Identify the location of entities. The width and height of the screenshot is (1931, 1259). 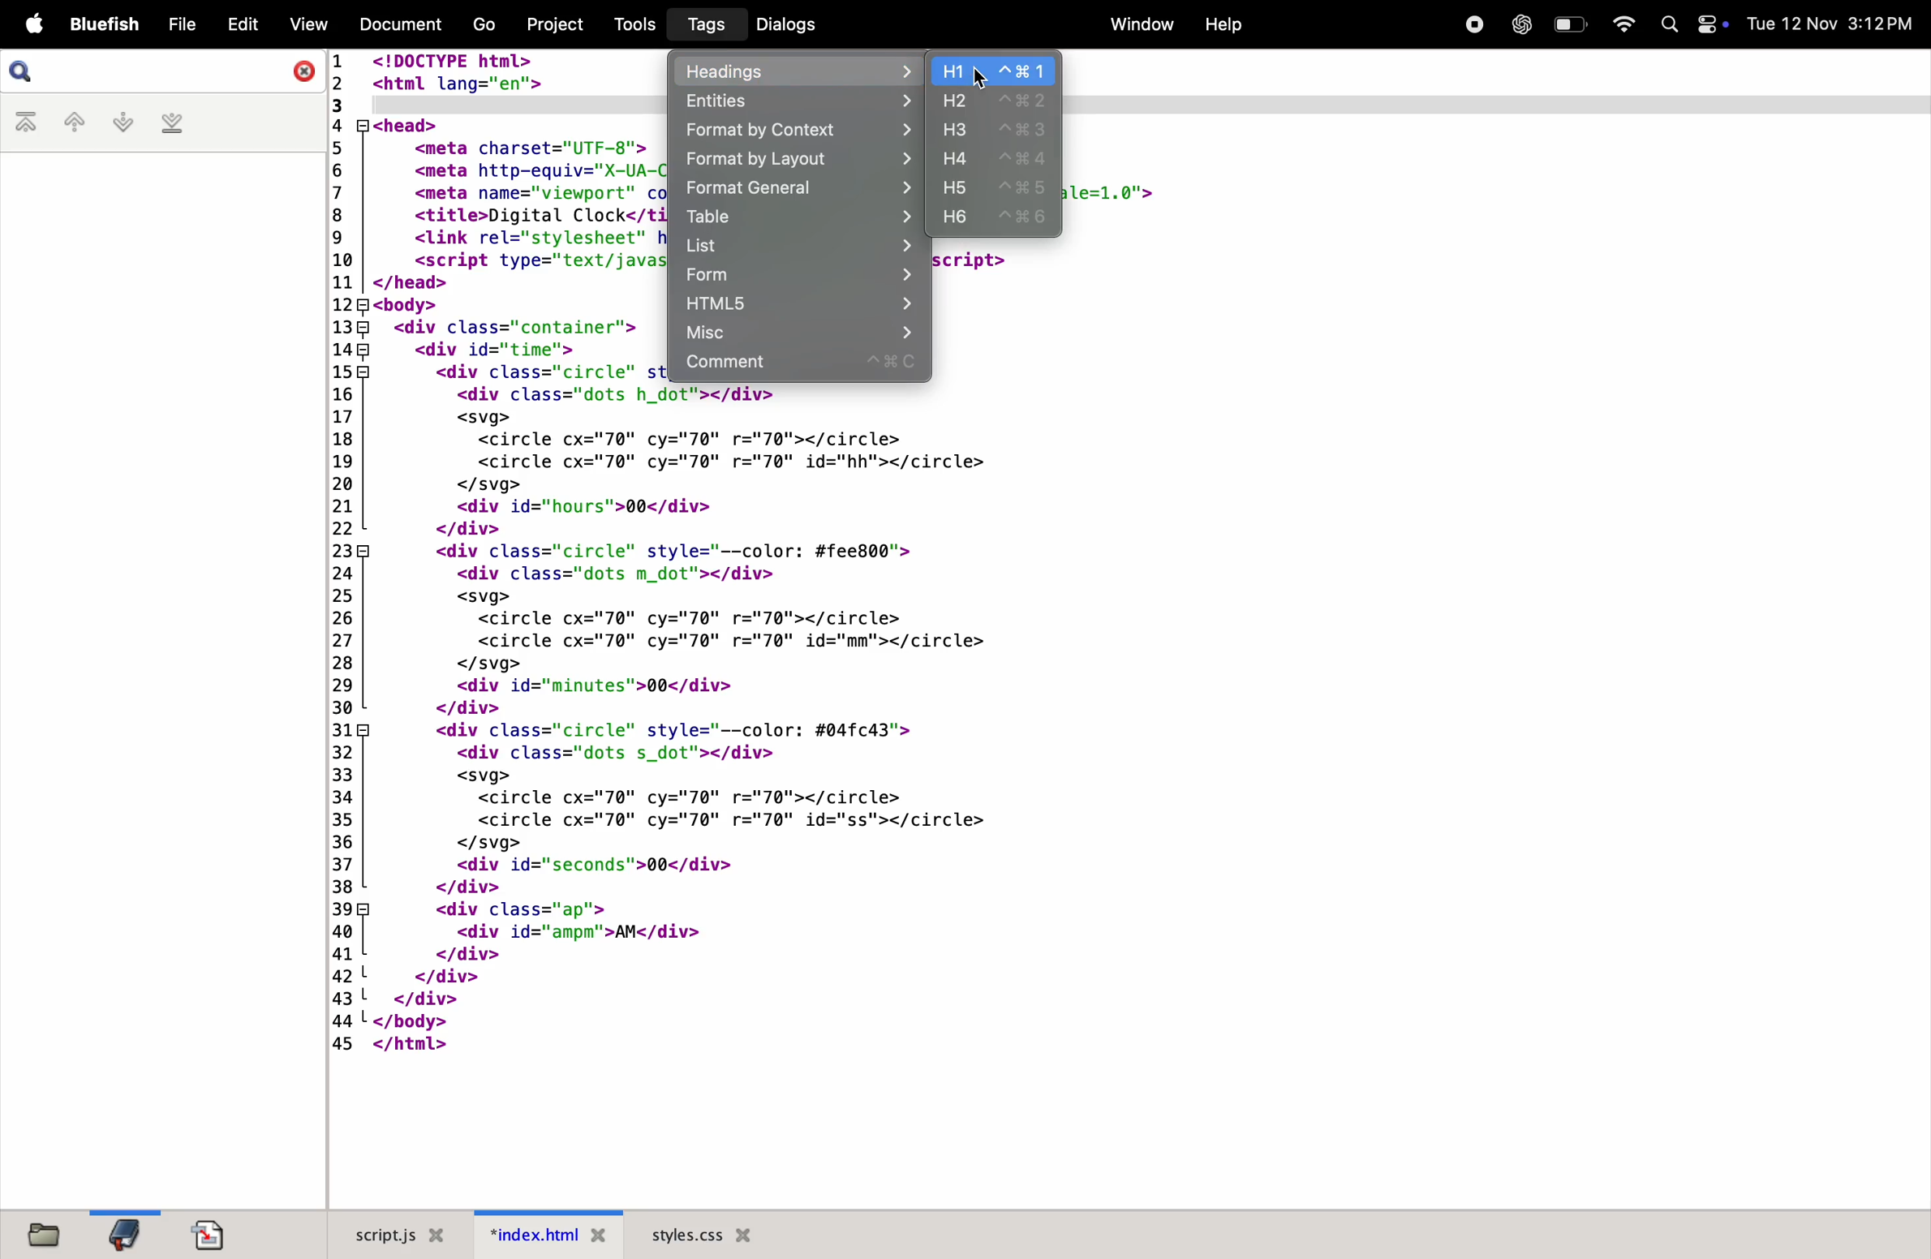
(793, 101).